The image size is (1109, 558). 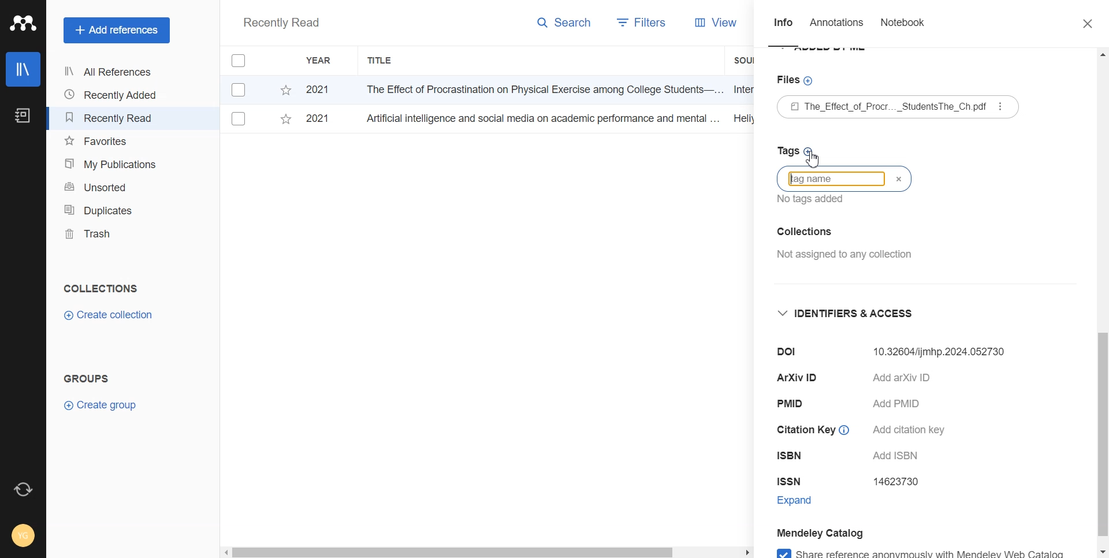 What do you see at coordinates (21, 116) in the screenshot?
I see `Notebook` at bounding box center [21, 116].